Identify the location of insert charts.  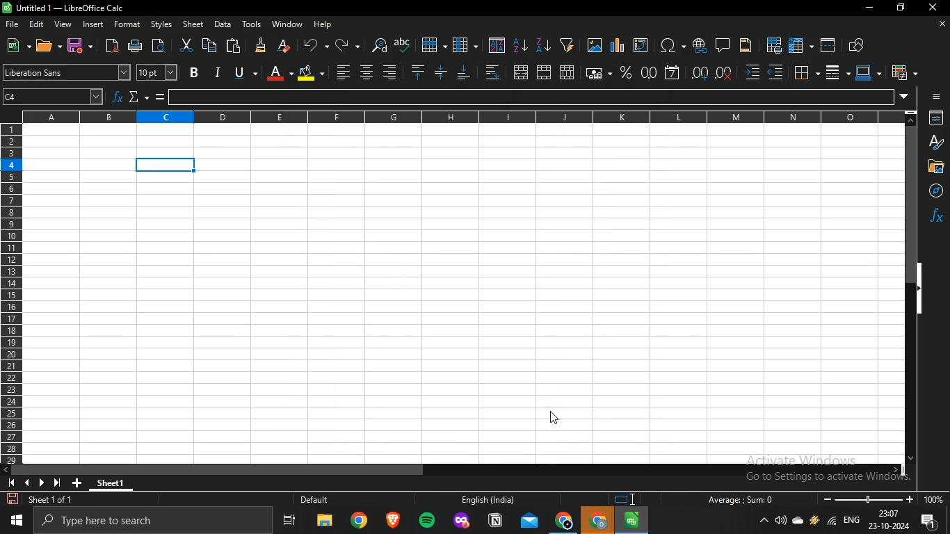
(618, 45).